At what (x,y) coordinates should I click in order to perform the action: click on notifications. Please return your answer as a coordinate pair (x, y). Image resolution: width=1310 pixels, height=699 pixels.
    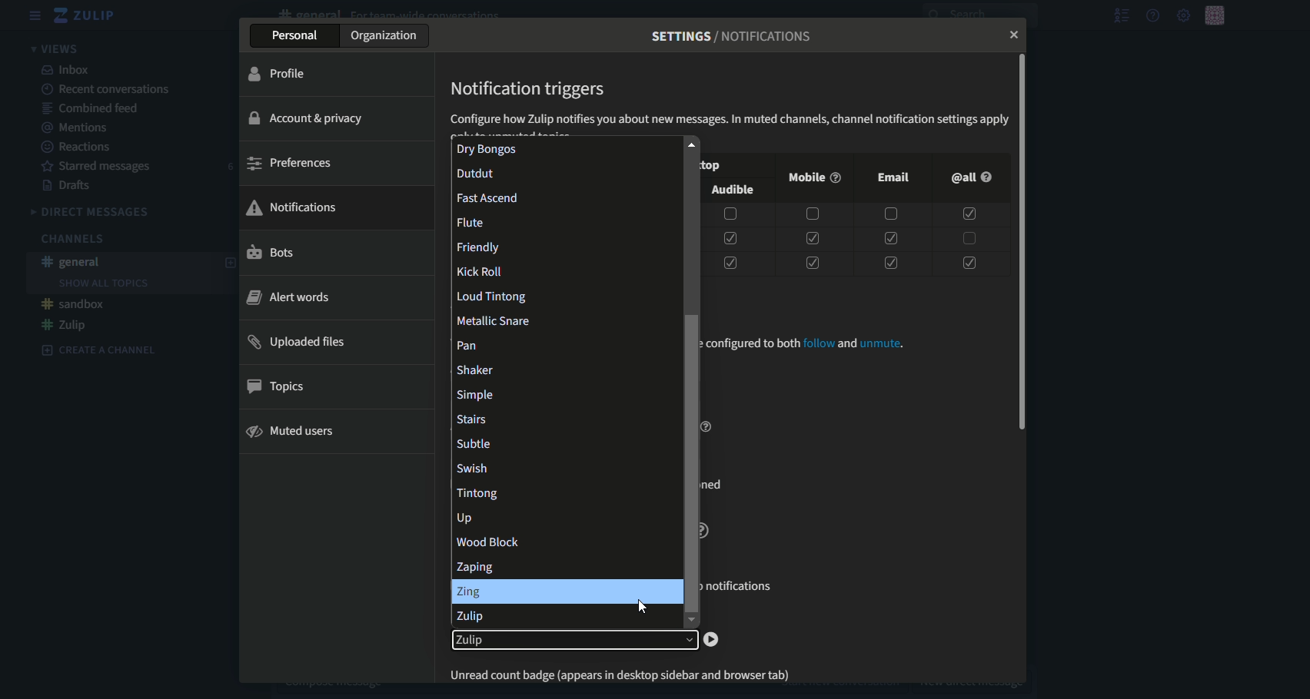
    Looking at the image, I should click on (293, 206).